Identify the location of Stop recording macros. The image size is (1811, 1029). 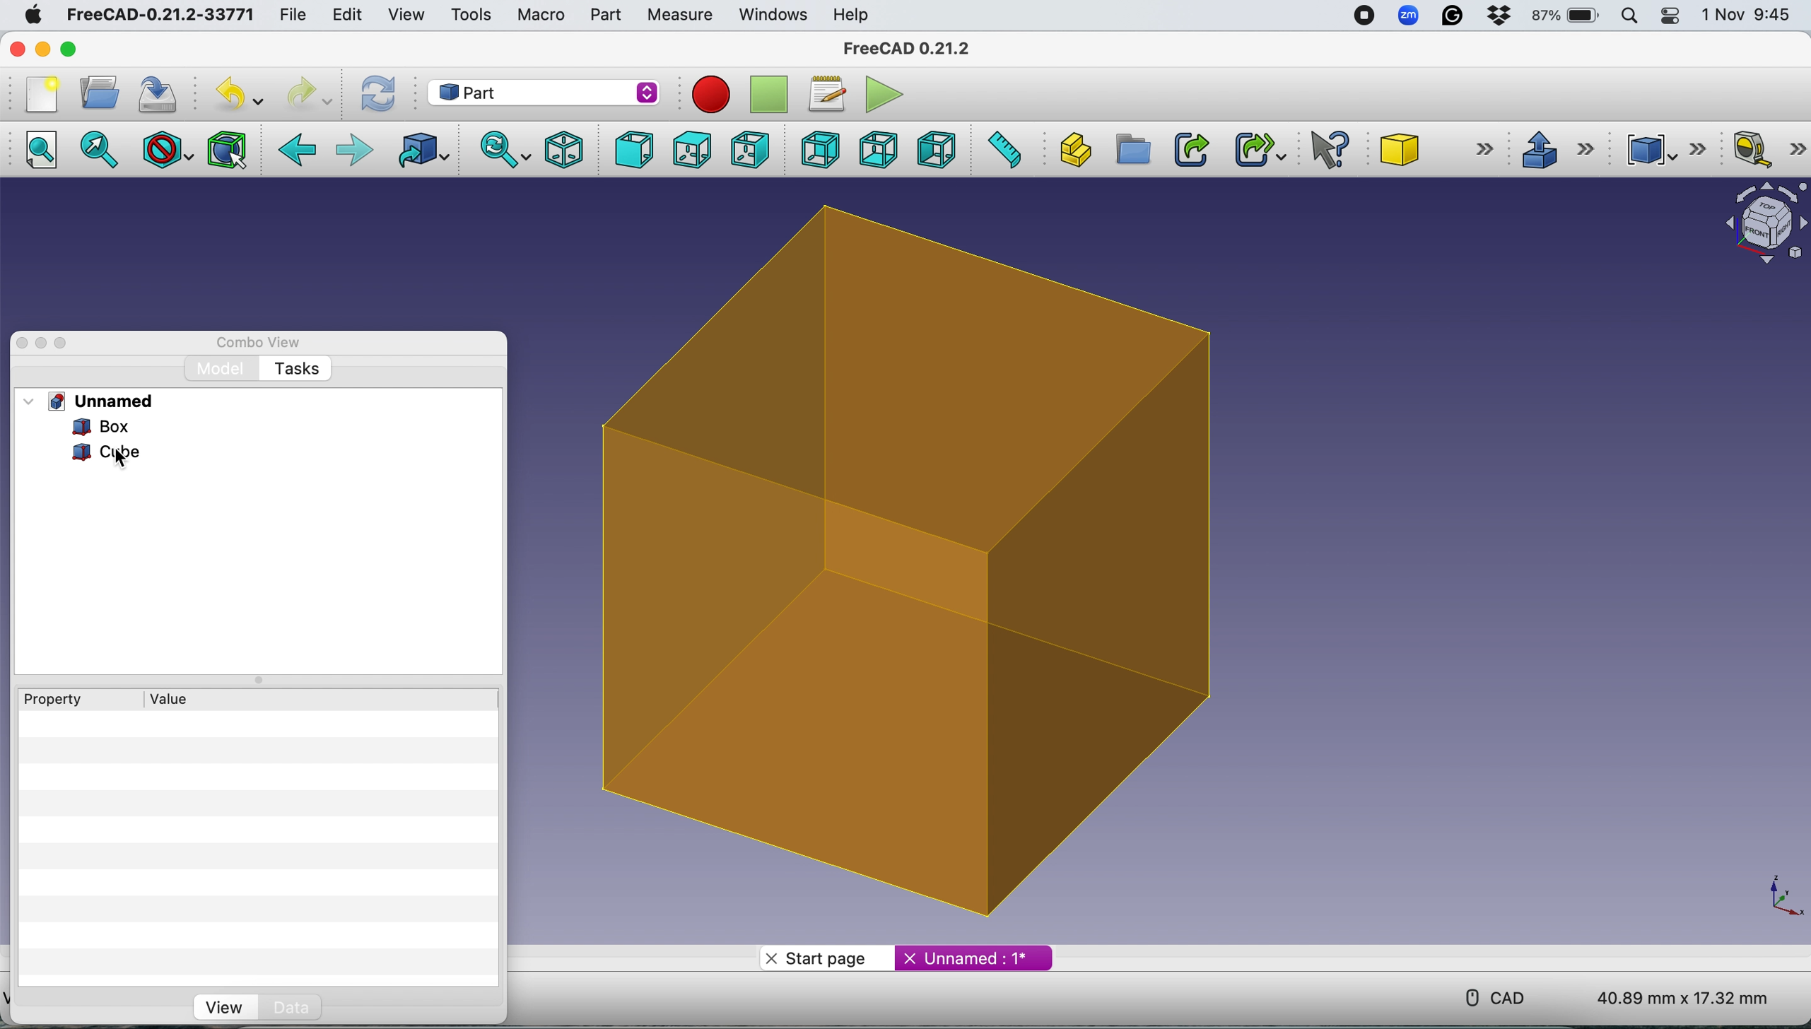
(771, 95).